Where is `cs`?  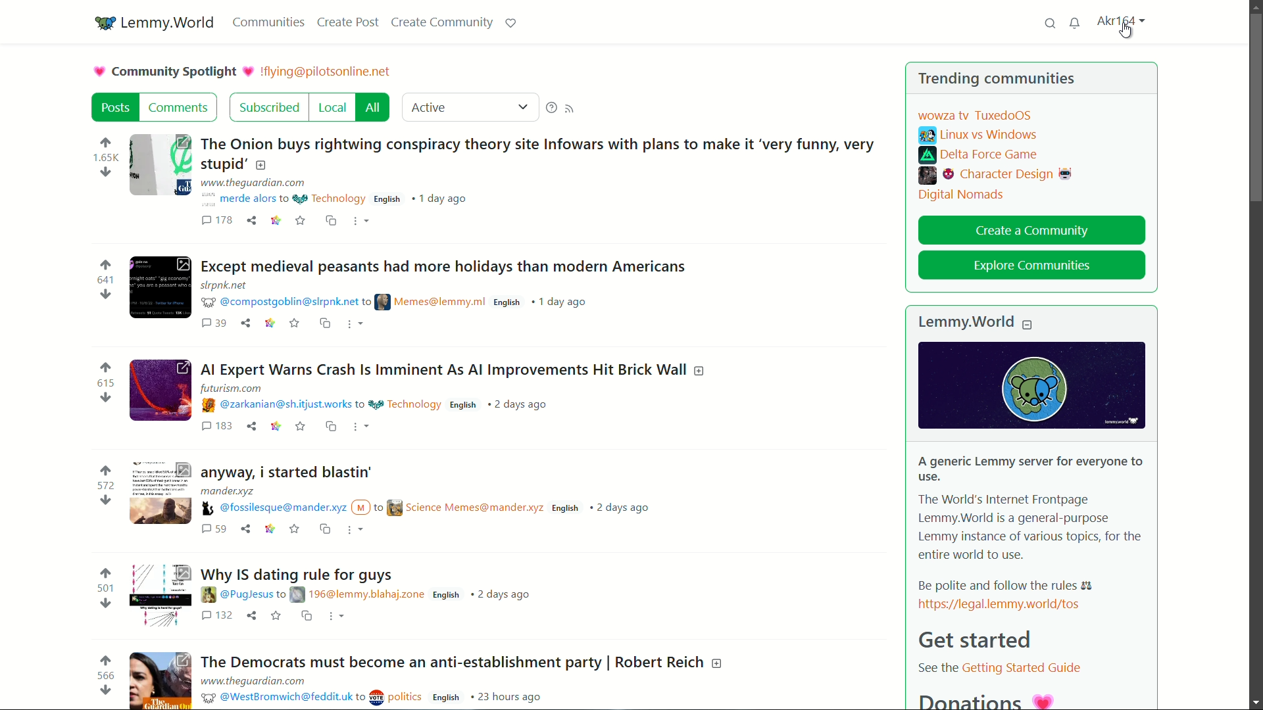
cs is located at coordinates (325, 321).